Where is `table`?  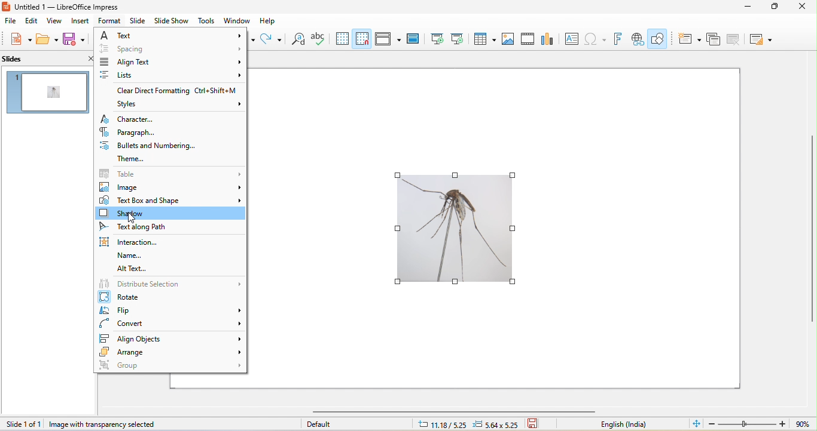 table is located at coordinates (172, 174).